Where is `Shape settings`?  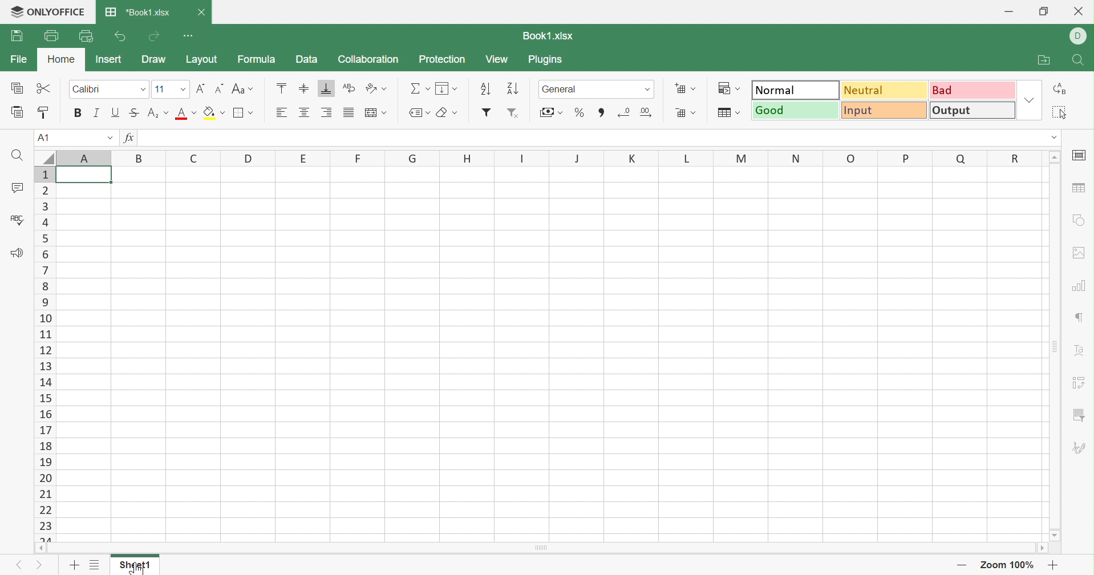
Shape settings is located at coordinates (1079, 219).